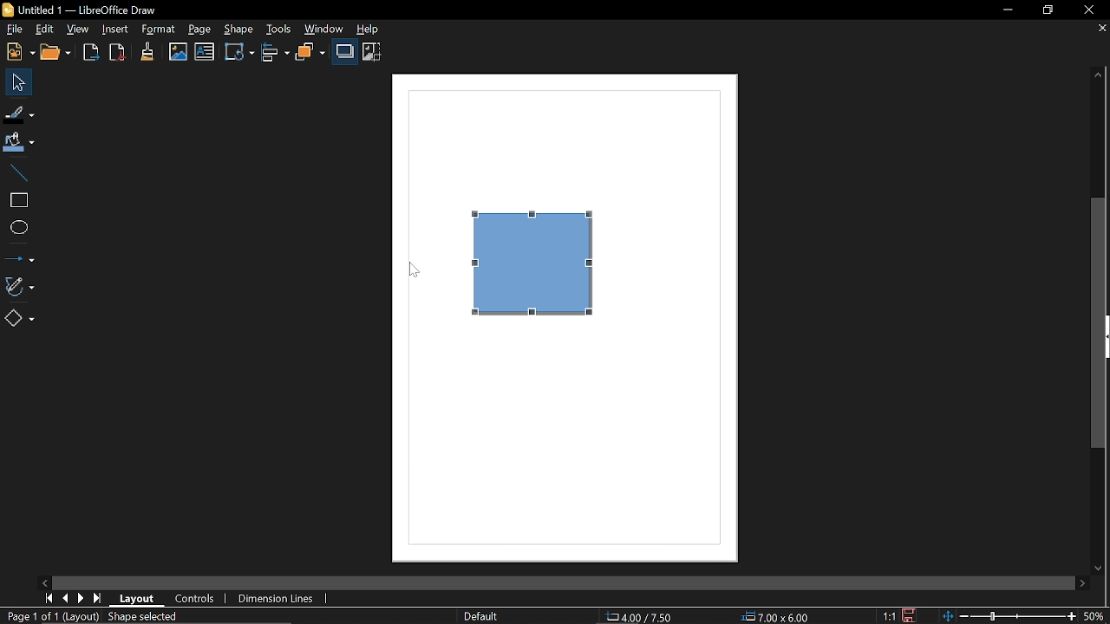 This screenshot has width=1110, height=624. What do you see at coordinates (1098, 327) in the screenshot?
I see `Vertical scrollbar` at bounding box center [1098, 327].